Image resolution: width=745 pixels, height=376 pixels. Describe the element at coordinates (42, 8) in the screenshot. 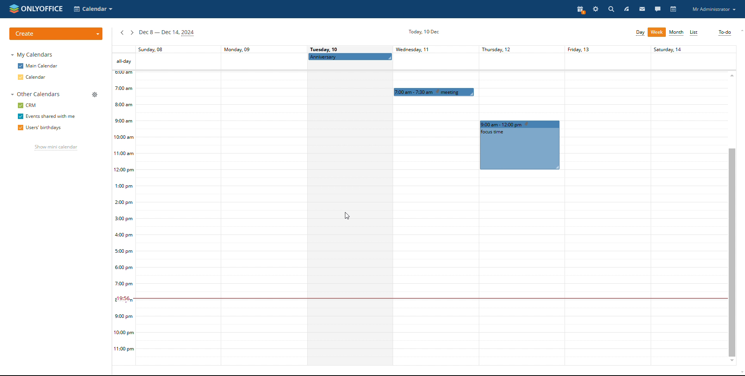

I see `onlyoffice` at that location.